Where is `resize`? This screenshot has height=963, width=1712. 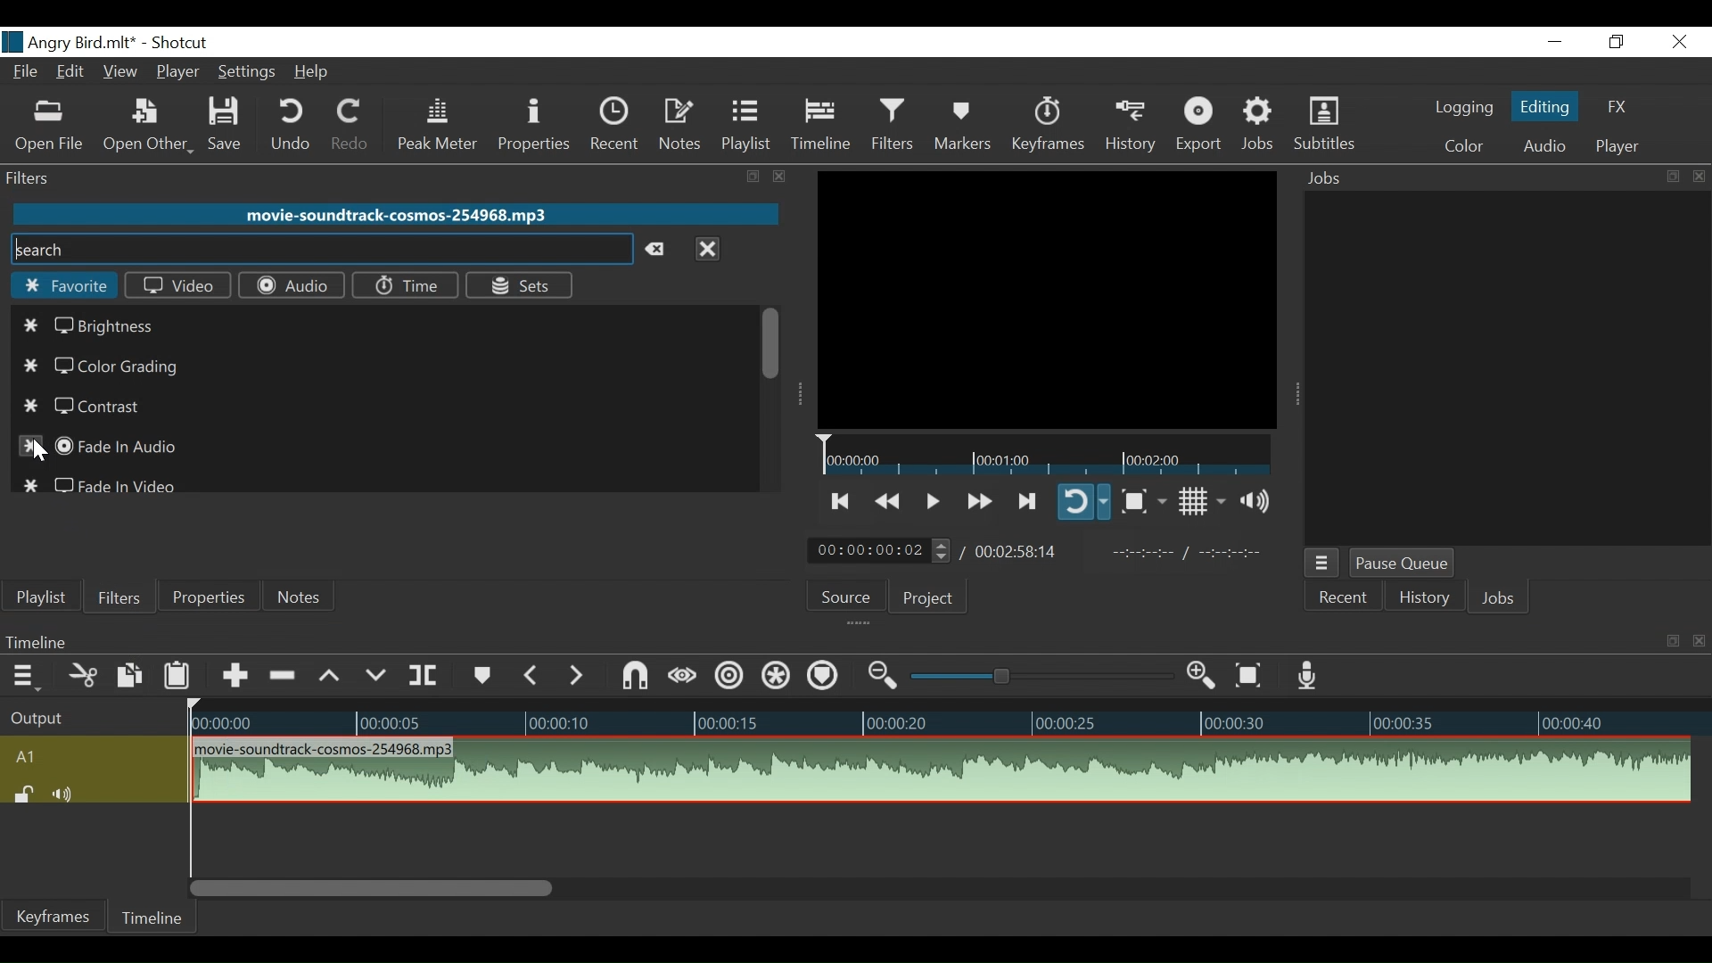 resize is located at coordinates (1671, 642).